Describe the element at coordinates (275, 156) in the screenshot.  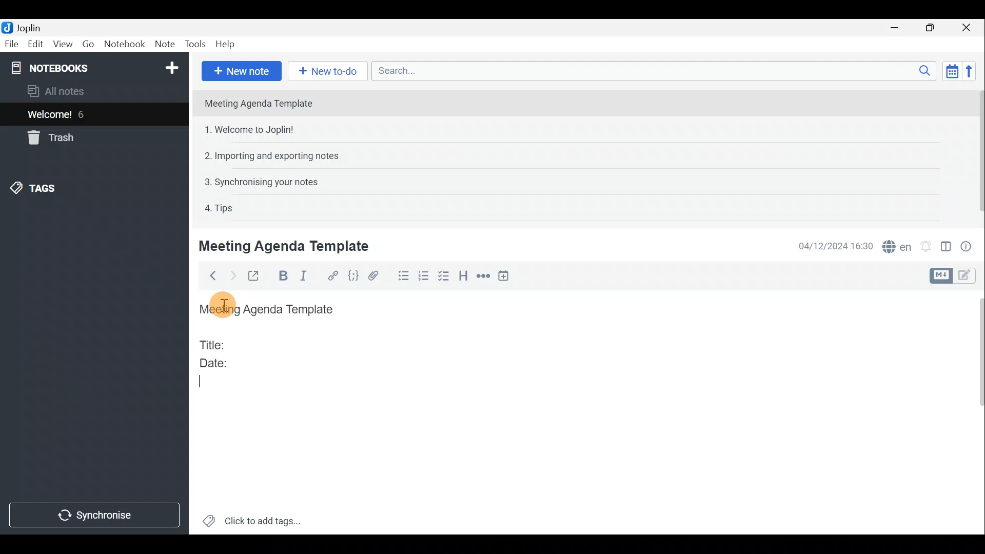
I see `2. Importing and exporting notes` at that location.